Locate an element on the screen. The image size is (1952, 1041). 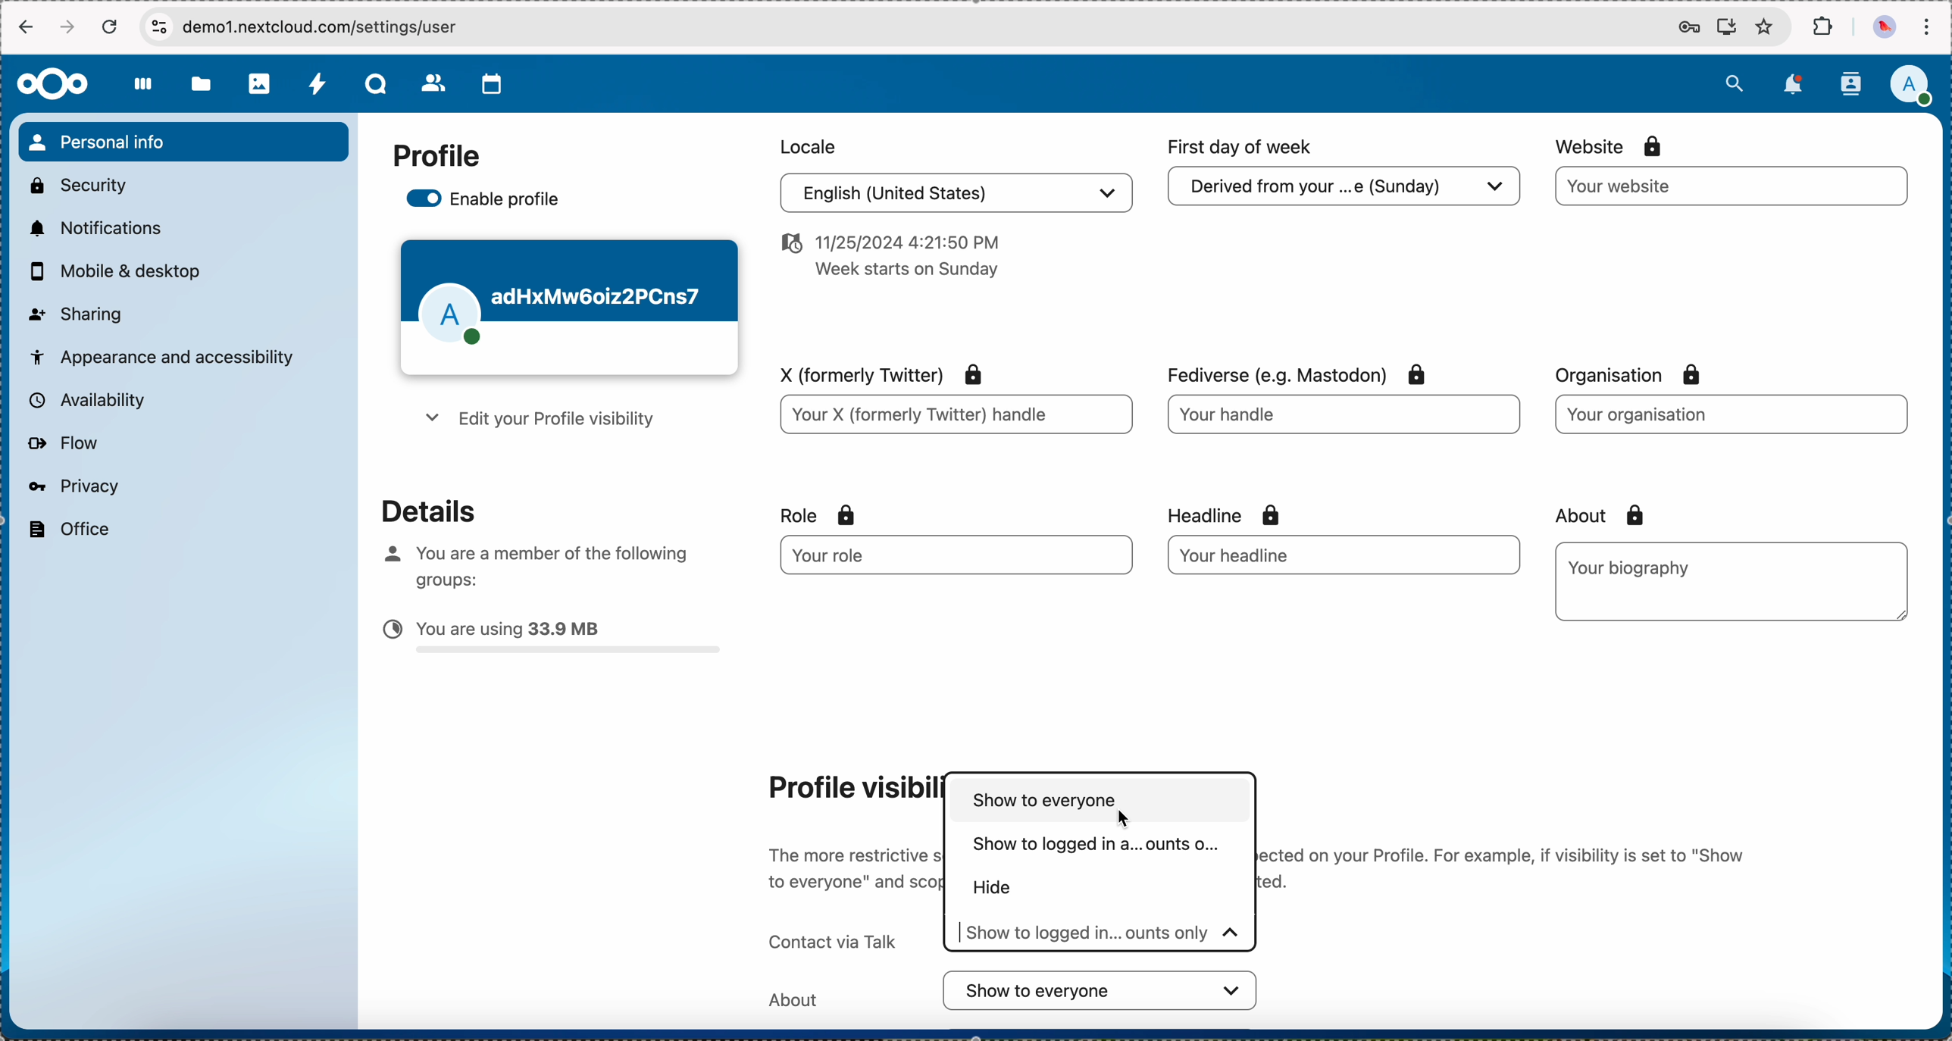
office is located at coordinates (67, 530).